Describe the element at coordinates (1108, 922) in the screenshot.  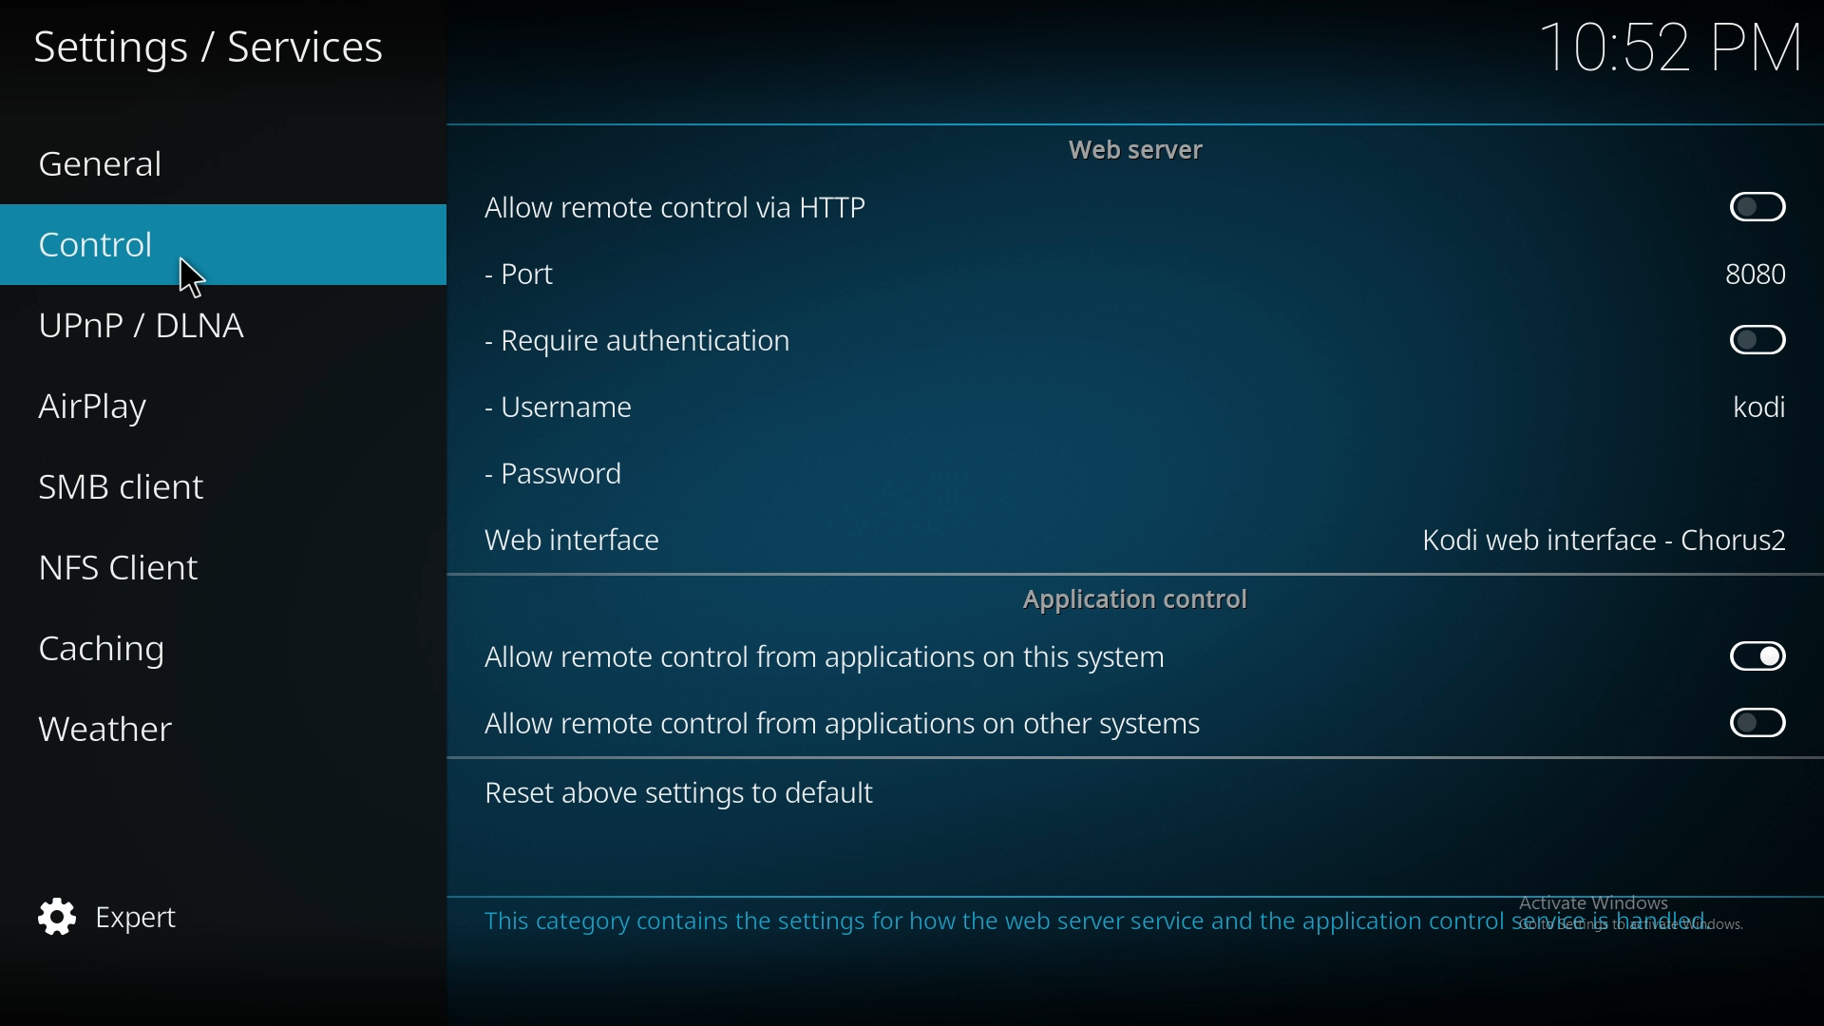
I see `info` at that location.